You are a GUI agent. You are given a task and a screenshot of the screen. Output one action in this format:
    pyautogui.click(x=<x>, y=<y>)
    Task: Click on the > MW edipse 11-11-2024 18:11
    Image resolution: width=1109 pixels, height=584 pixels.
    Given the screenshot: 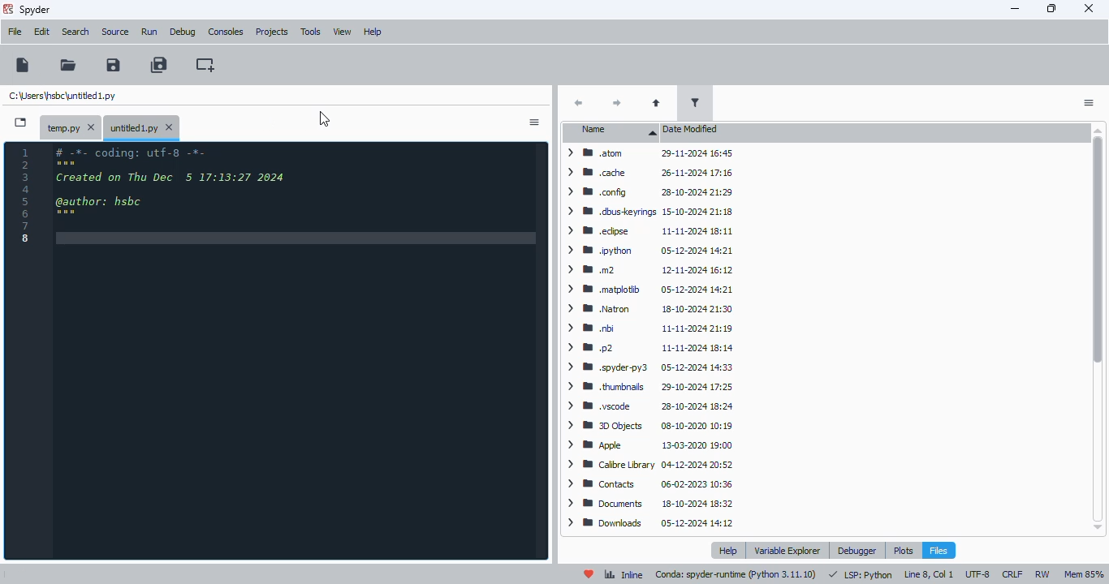 What is the action you would take?
    pyautogui.click(x=649, y=230)
    